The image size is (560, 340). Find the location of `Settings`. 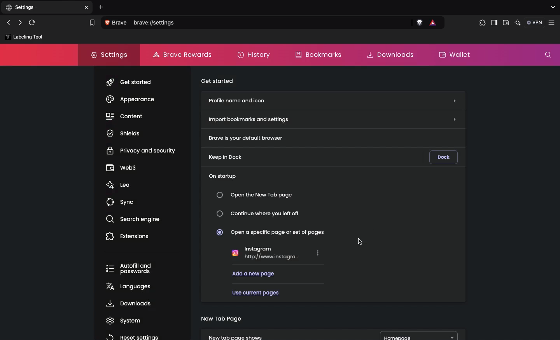

Settings is located at coordinates (106, 54).